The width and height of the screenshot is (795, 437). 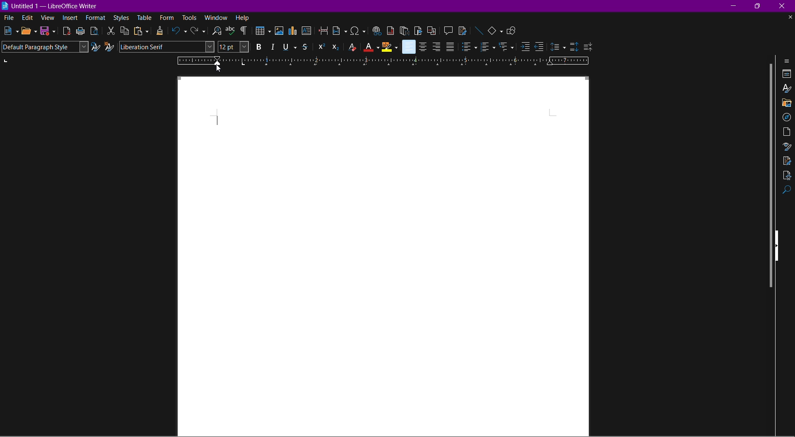 I want to click on close current document, so click(x=790, y=17).